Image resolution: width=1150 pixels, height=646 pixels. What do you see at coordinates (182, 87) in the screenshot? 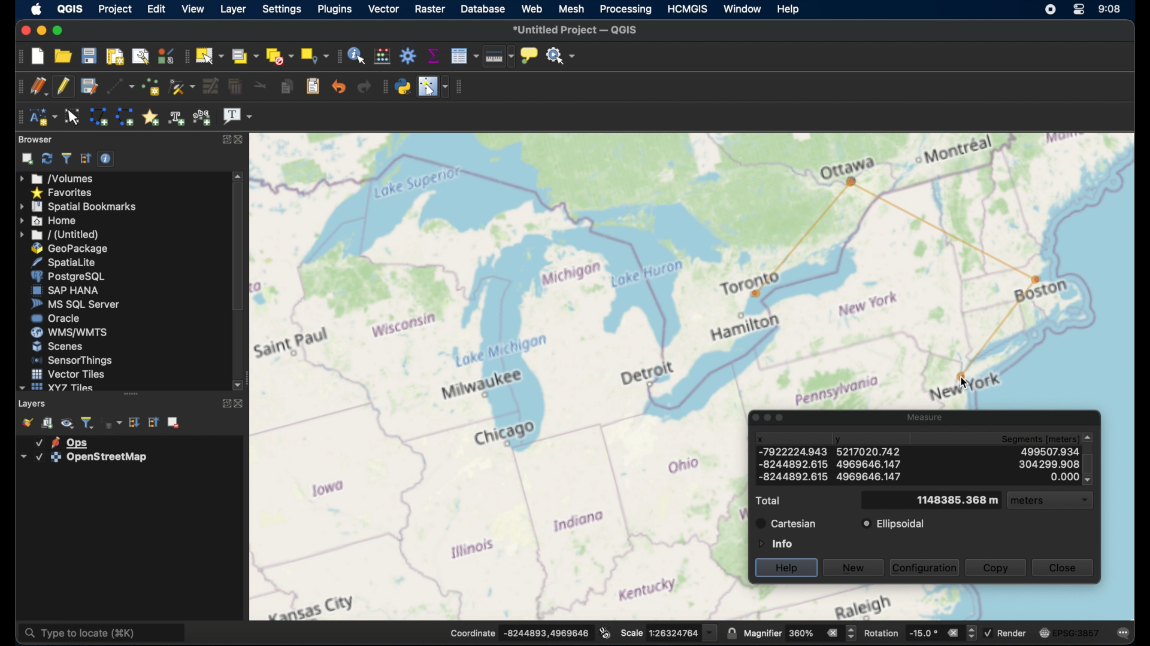
I see `vertex tool` at bounding box center [182, 87].